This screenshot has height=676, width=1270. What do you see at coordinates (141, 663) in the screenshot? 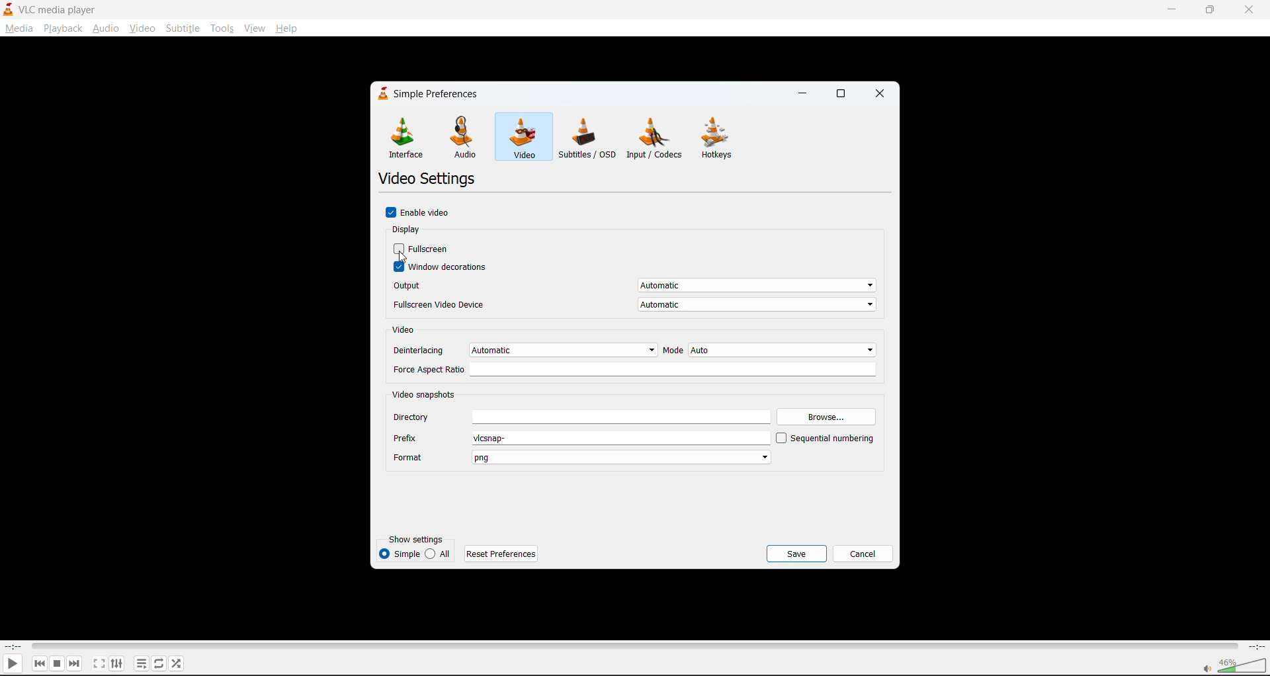
I see `playlist` at bounding box center [141, 663].